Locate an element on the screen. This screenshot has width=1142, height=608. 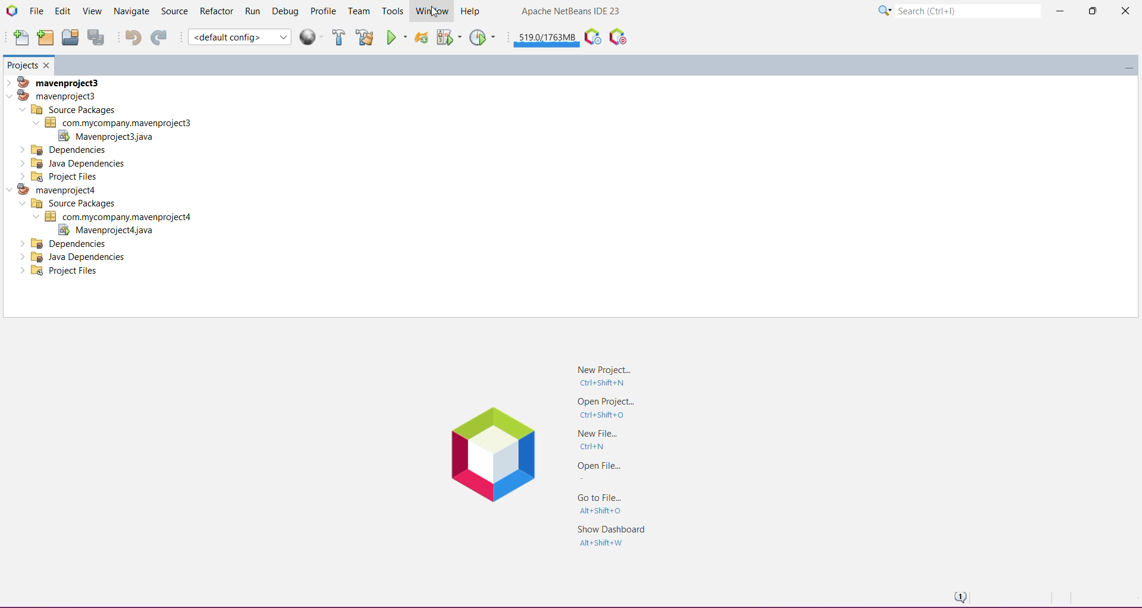
Open Project.. is located at coordinates (604, 408).